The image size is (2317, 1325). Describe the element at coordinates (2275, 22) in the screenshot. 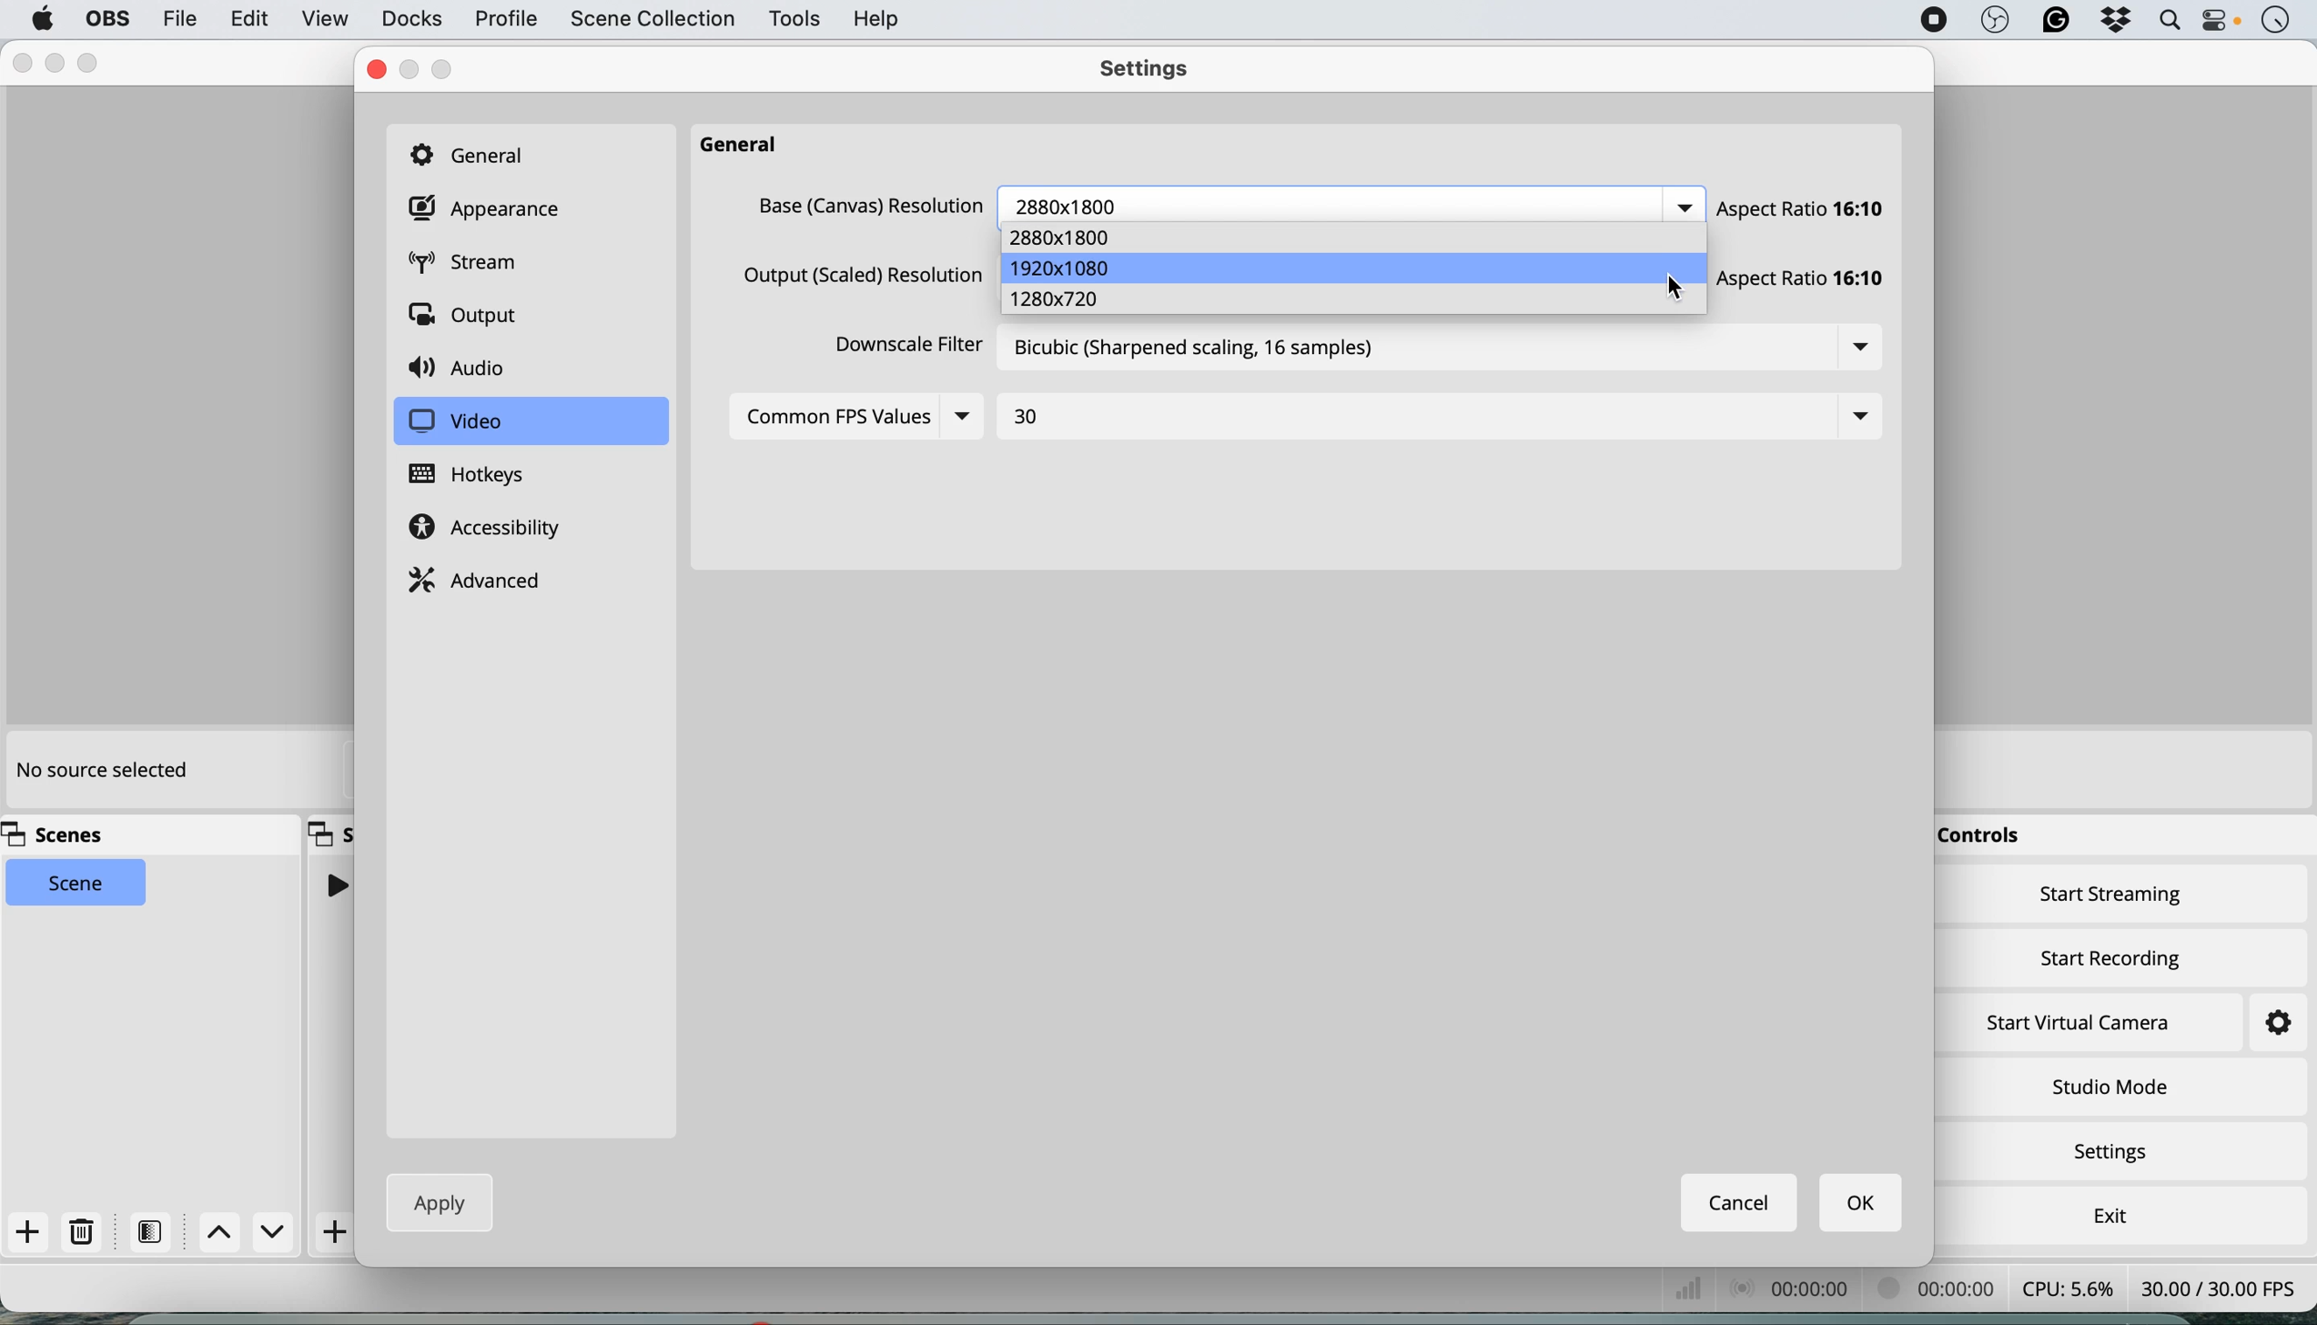

I see `time` at that location.